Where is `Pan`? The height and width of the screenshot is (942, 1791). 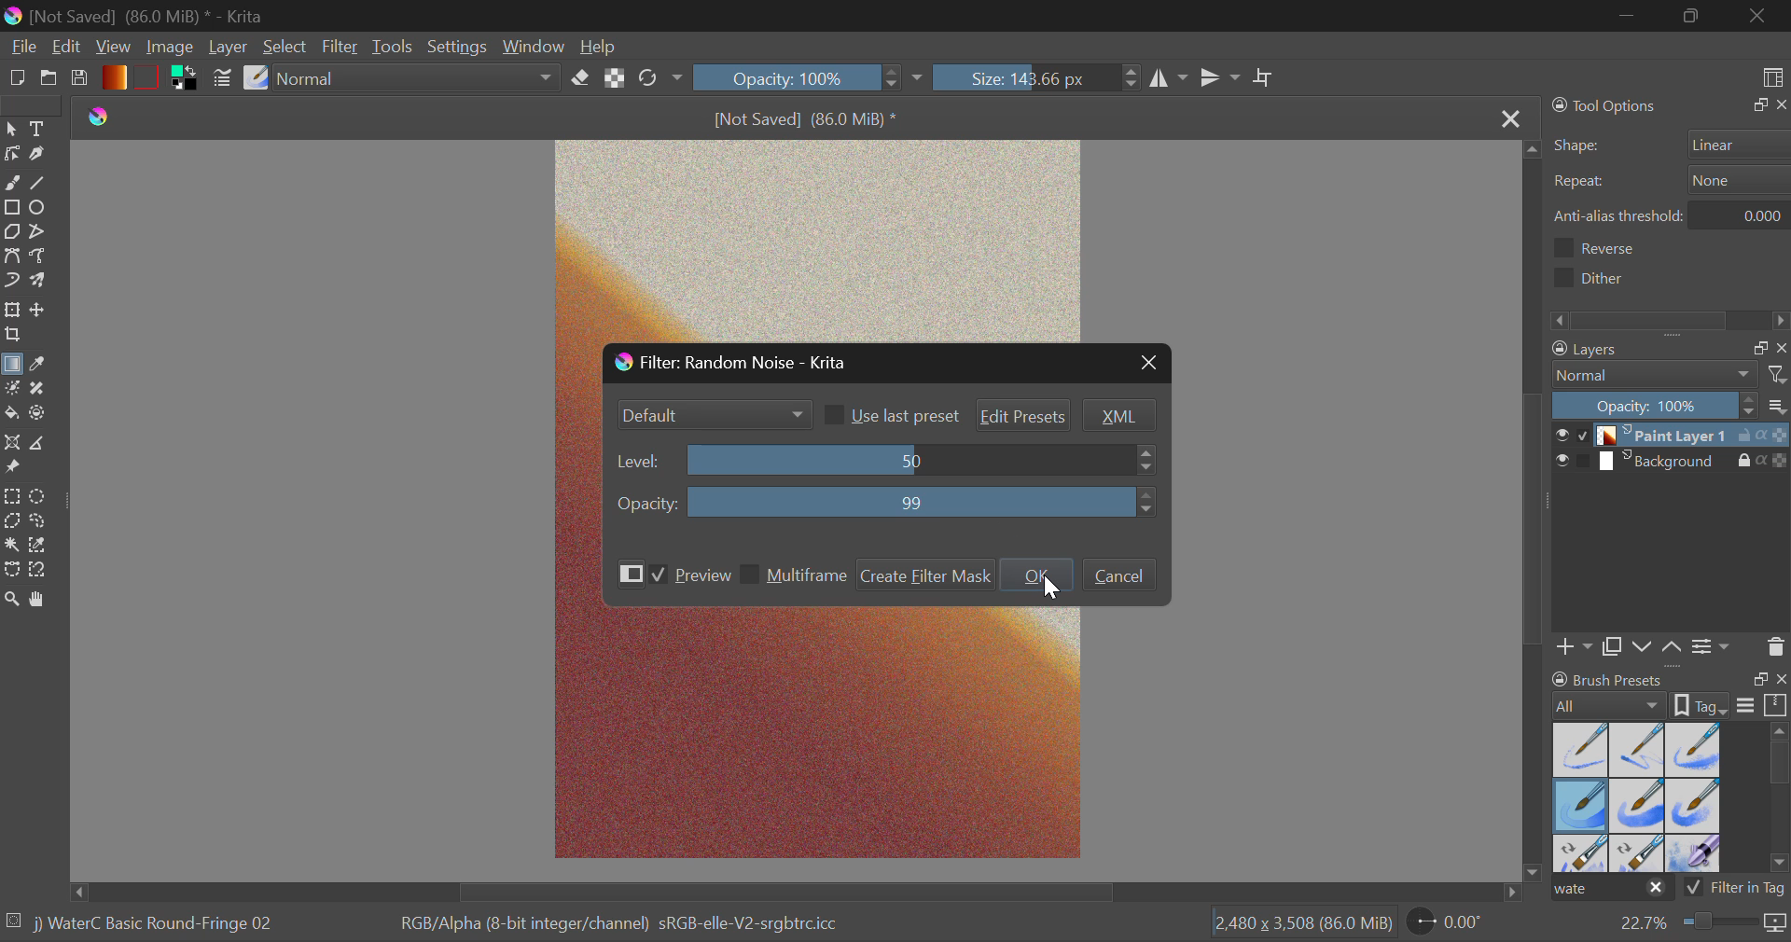 Pan is located at coordinates (44, 601).